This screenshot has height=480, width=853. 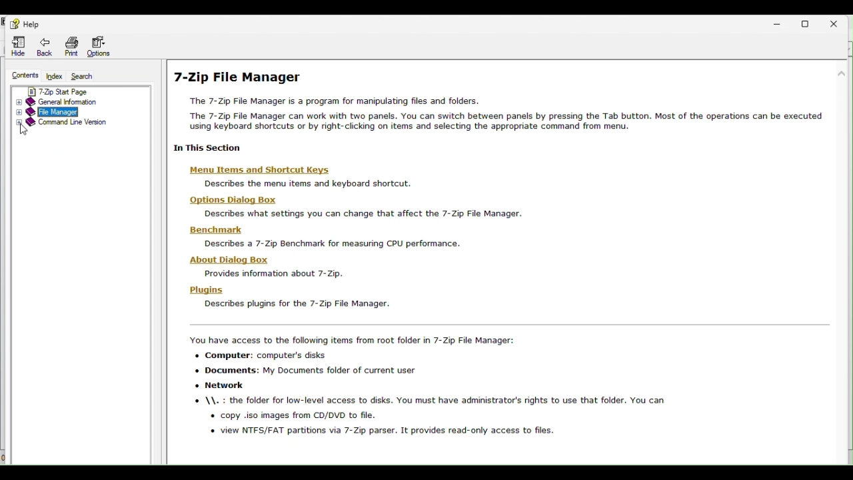 What do you see at coordinates (839, 21) in the screenshot?
I see `Close` at bounding box center [839, 21].